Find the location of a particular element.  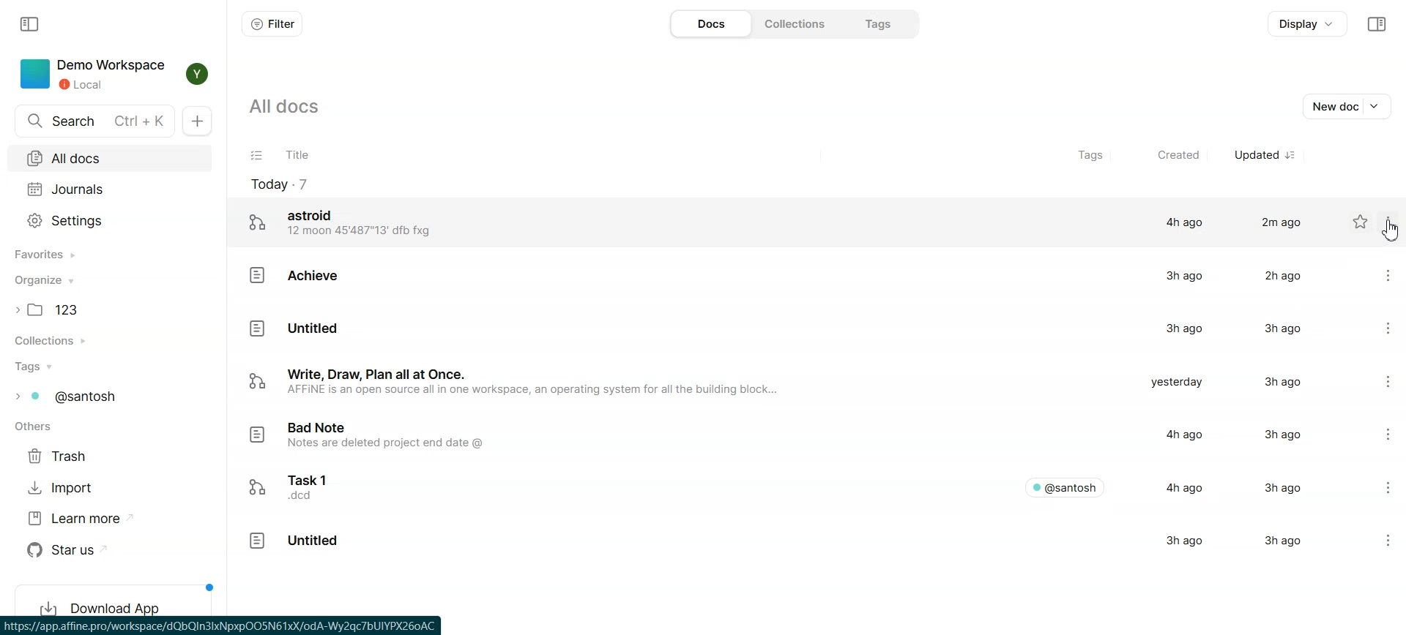

all docs is located at coordinates (299, 110).